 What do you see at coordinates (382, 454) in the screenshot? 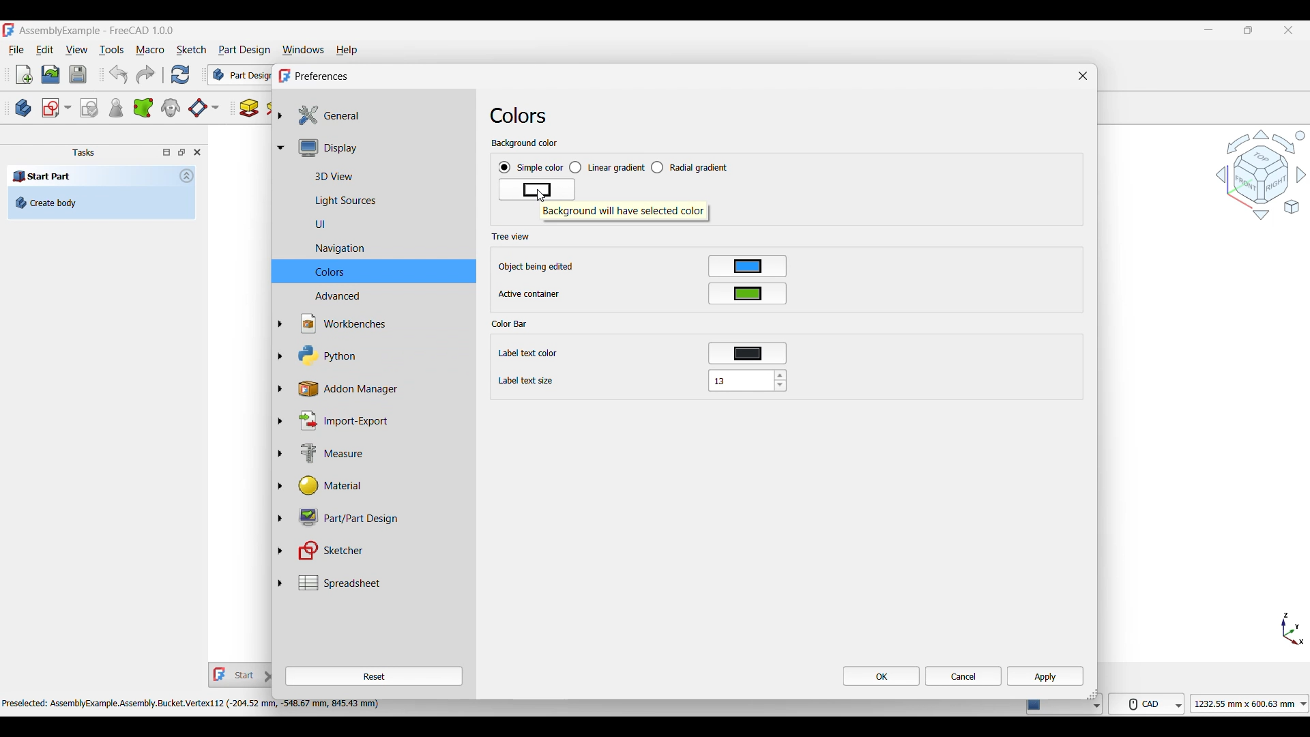
I see `Measure` at bounding box center [382, 454].